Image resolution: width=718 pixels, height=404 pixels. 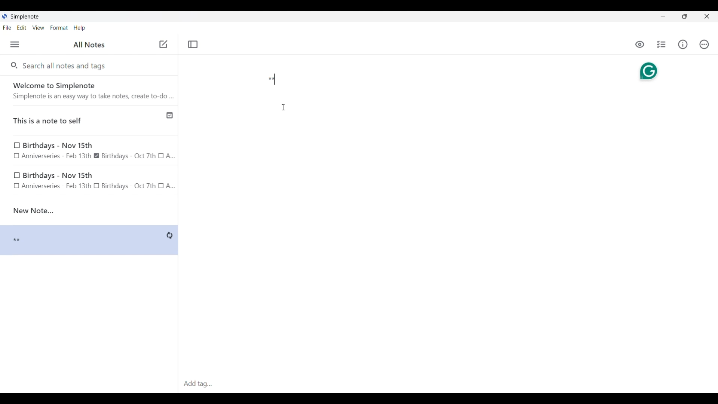 I want to click on Edit menu, so click(x=22, y=27).